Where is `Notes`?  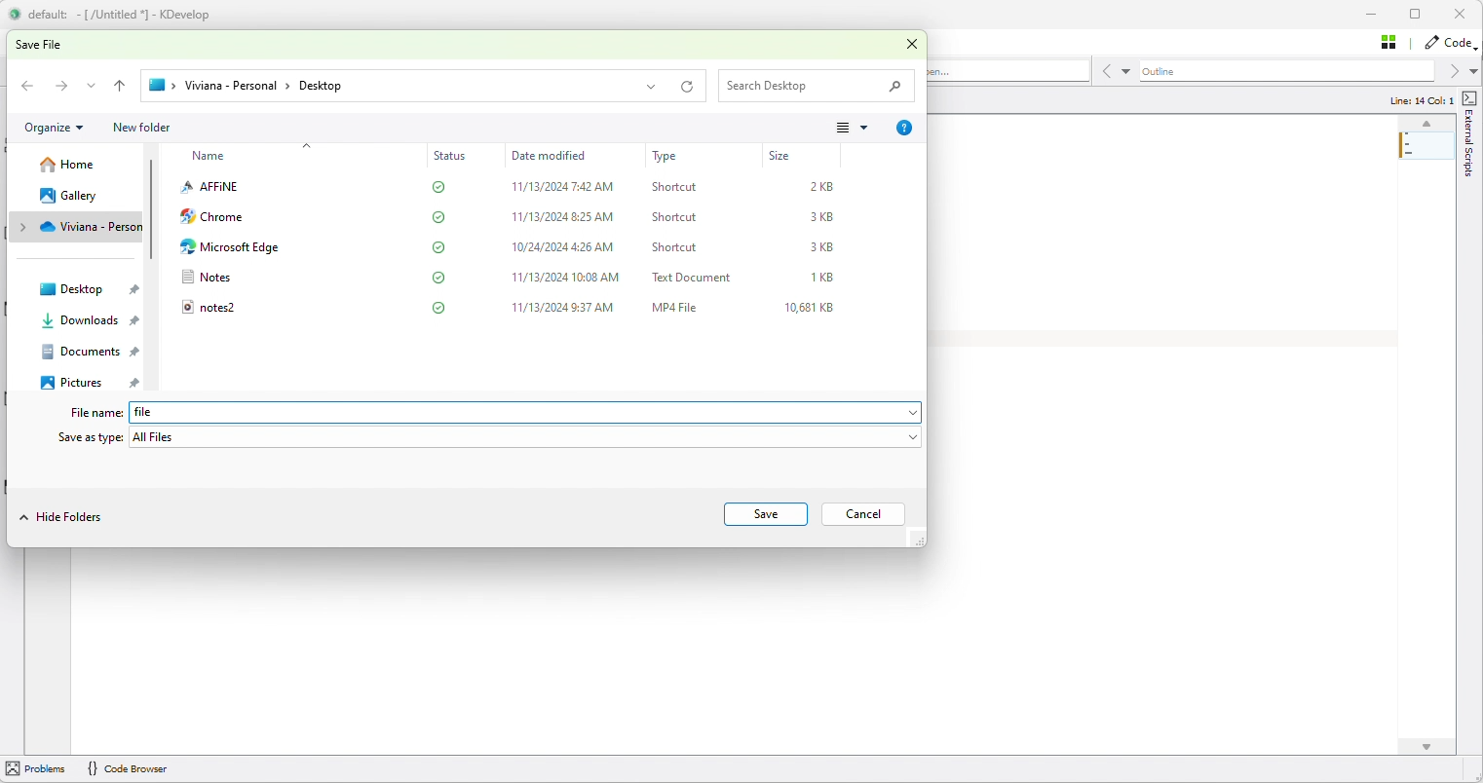 Notes is located at coordinates (207, 276).